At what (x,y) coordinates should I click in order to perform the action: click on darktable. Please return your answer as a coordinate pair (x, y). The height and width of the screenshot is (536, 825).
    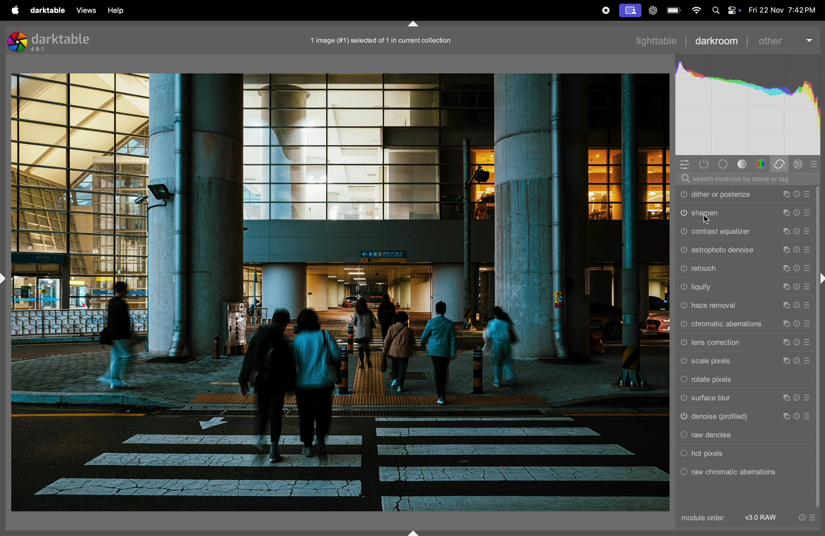
    Looking at the image, I should click on (53, 41).